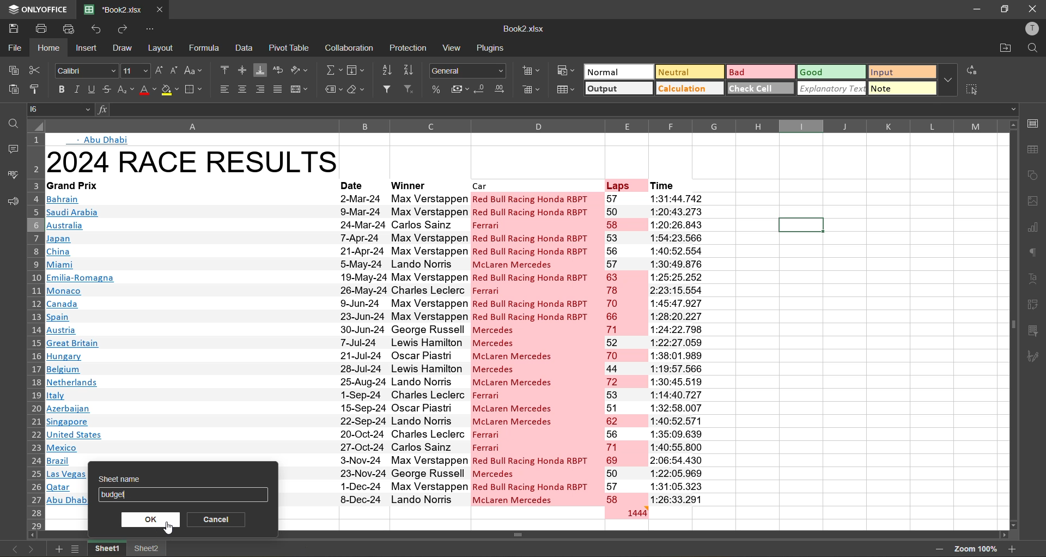  Describe the element at coordinates (481, 90) in the screenshot. I see `decrease decimal` at that location.